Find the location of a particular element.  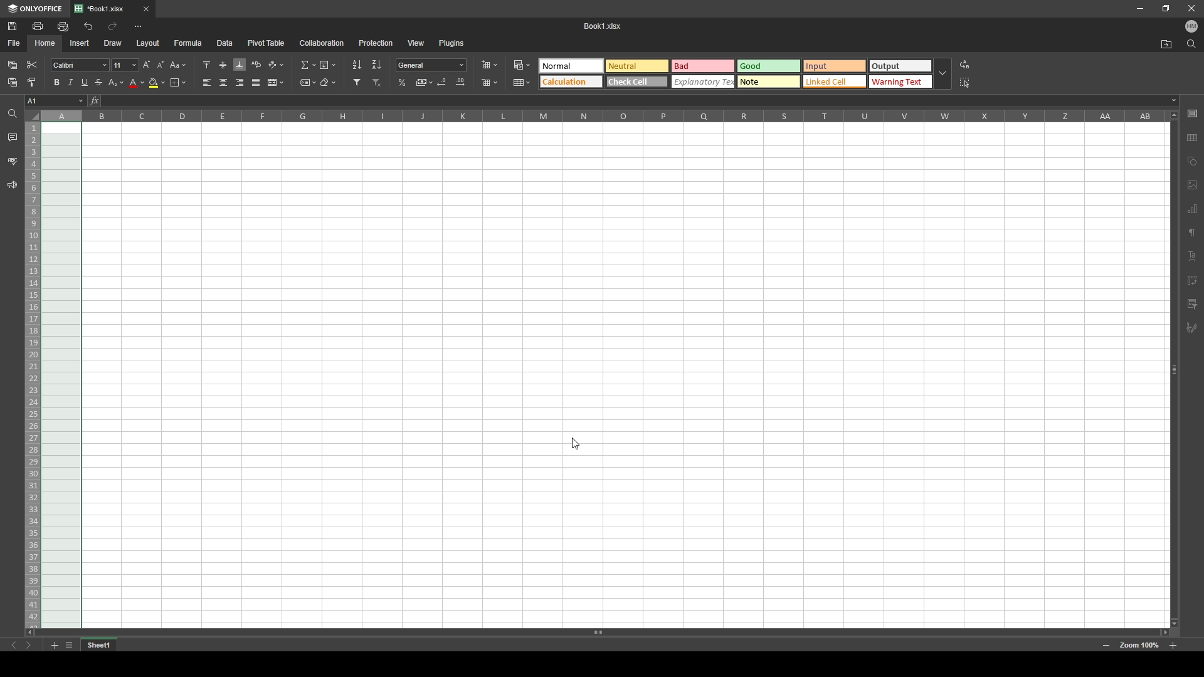

cell columns is located at coordinates (602, 115).